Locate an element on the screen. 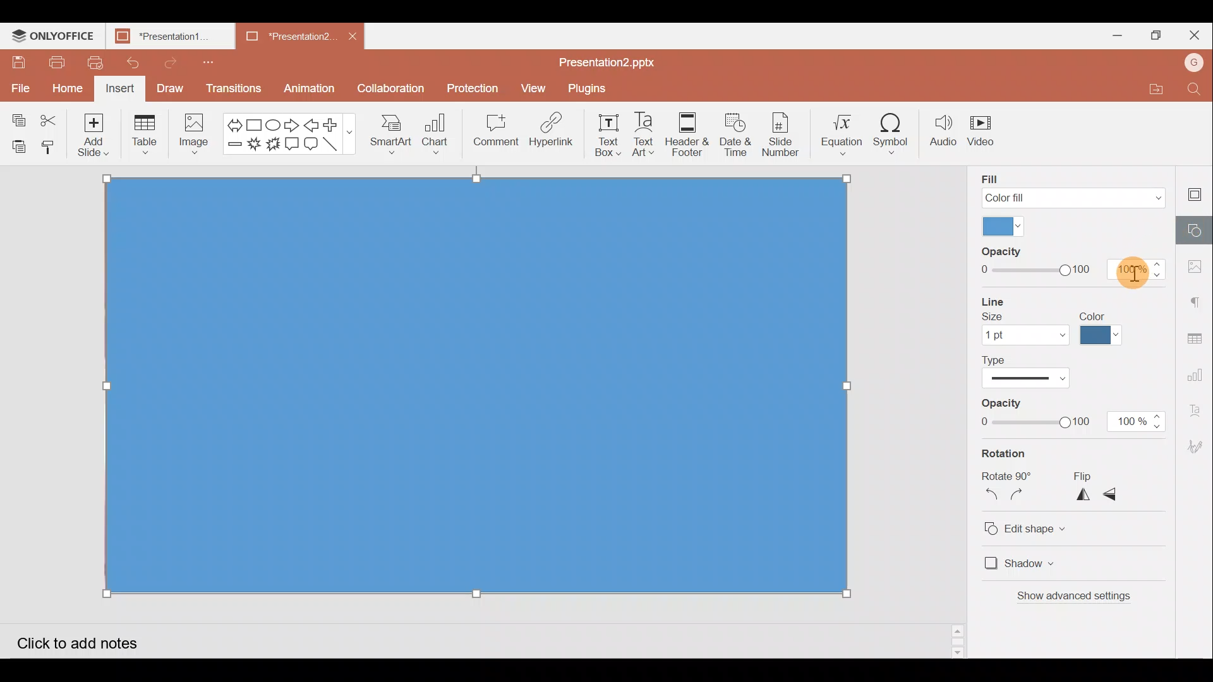 Image resolution: width=1213 pixels, height=682 pixels. 100% is located at coordinates (1137, 423).